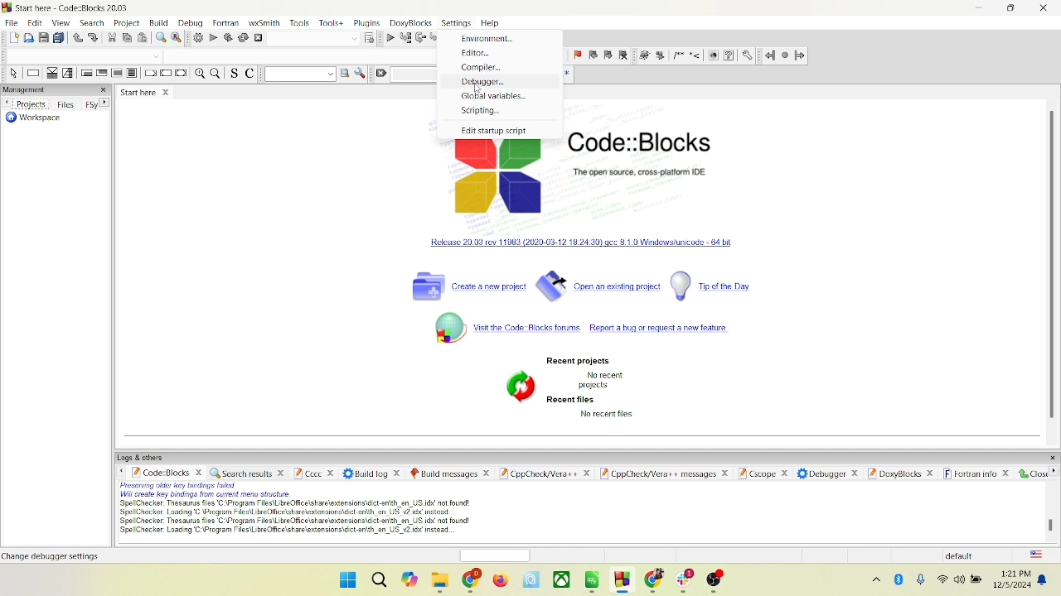 This screenshot has width=1061, height=596. Describe the element at coordinates (94, 37) in the screenshot. I see `redo` at that location.